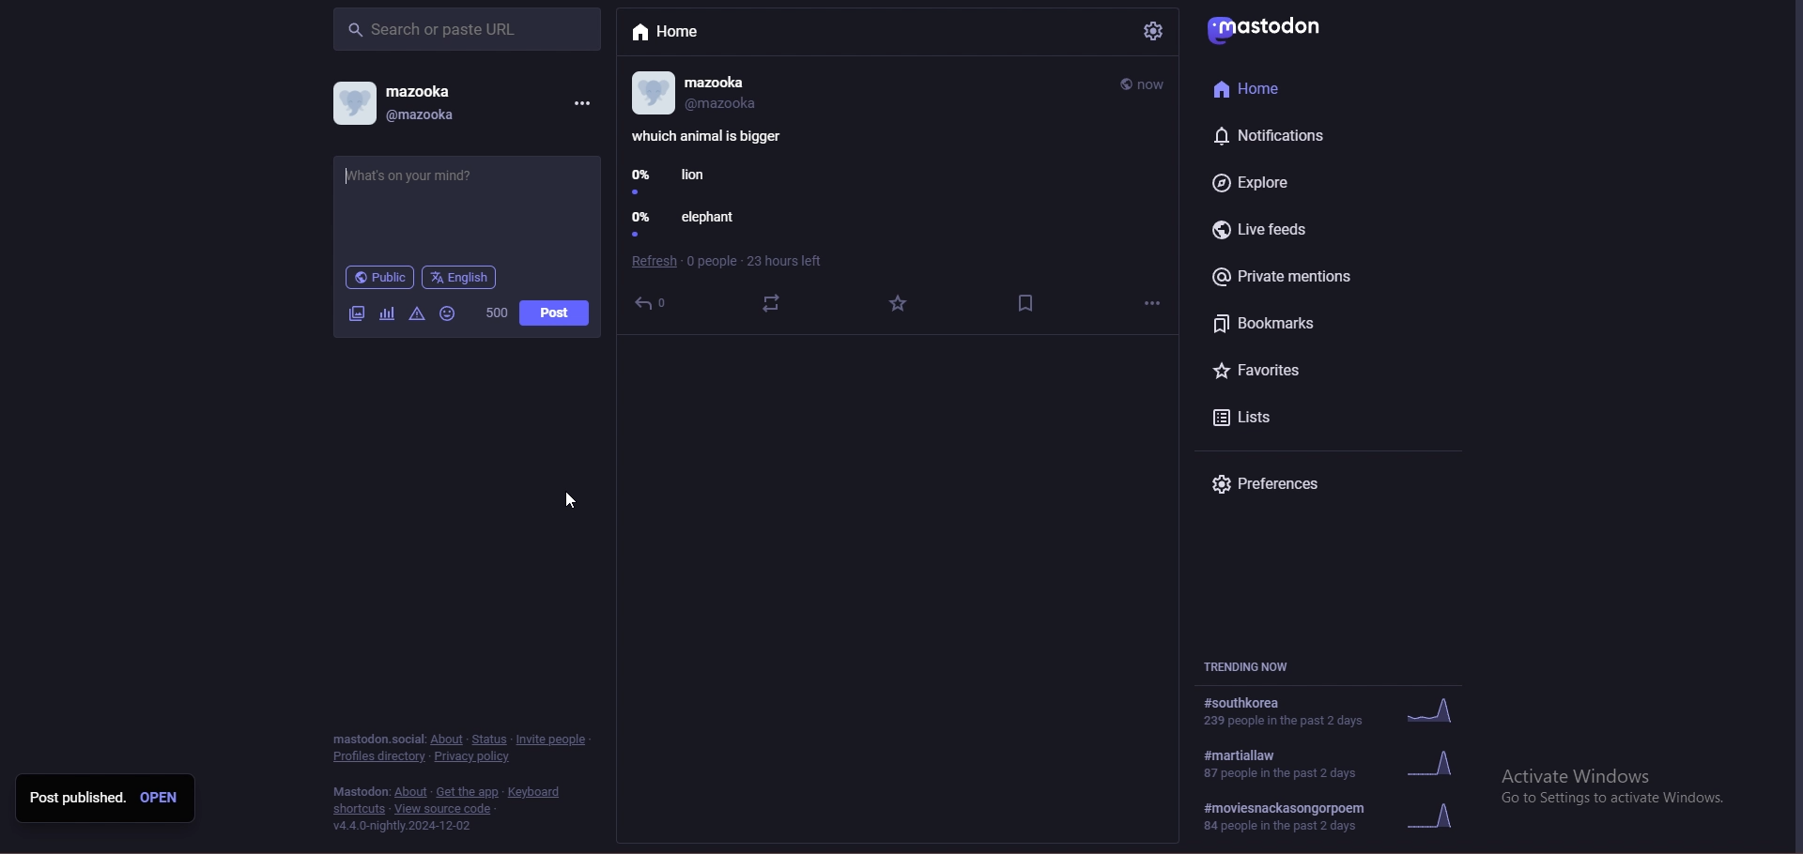  Describe the element at coordinates (448, 740) in the screenshot. I see `about` at that location.